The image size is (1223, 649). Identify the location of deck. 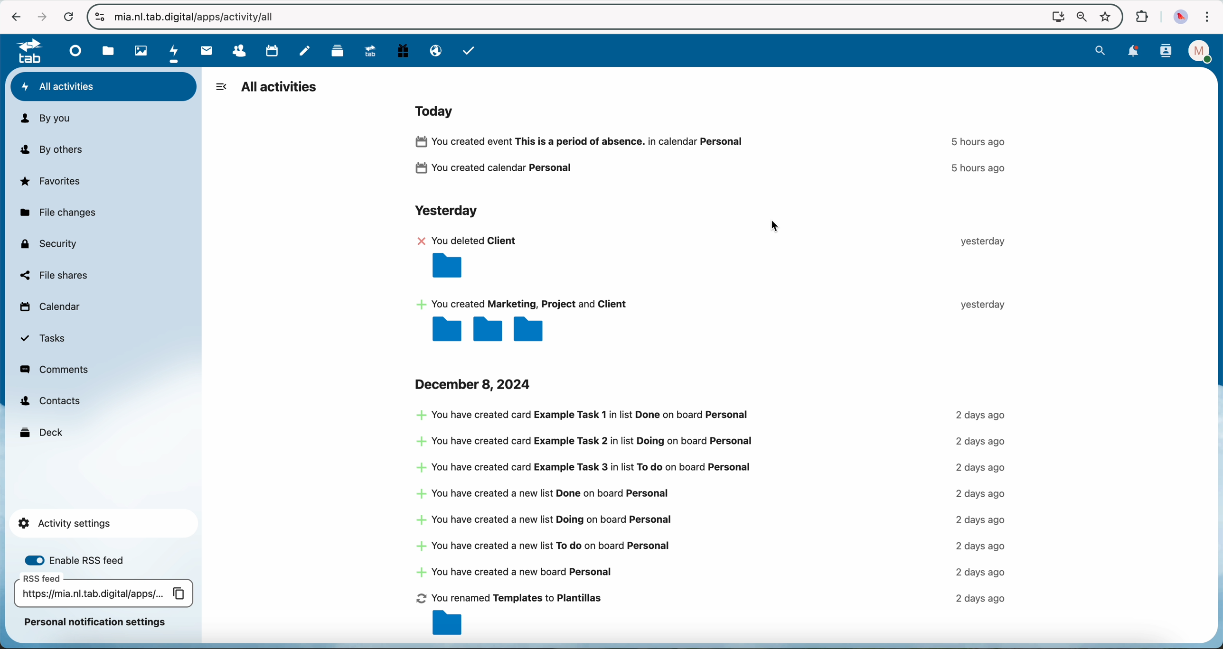
(43, 431).